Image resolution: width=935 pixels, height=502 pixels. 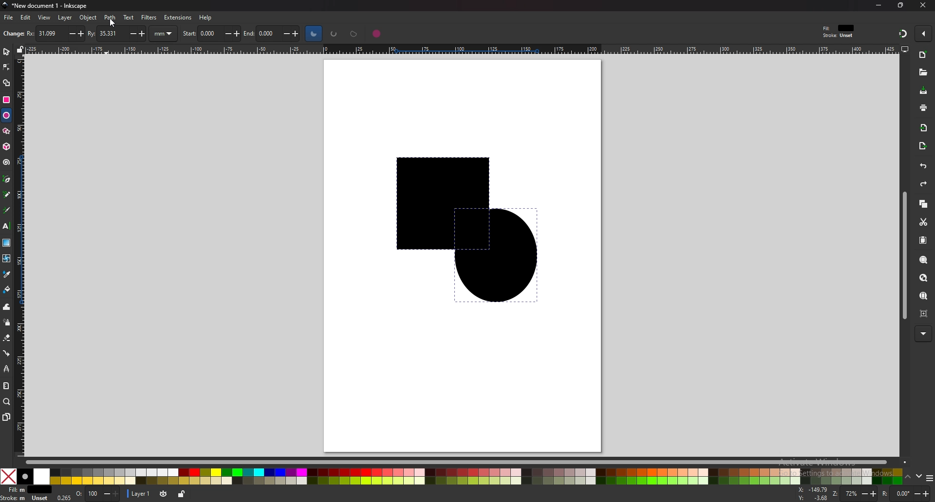 What do you see at coordinates (7, 258) in the screenshot?
I see `mesh` at bounding box center [7, 258].